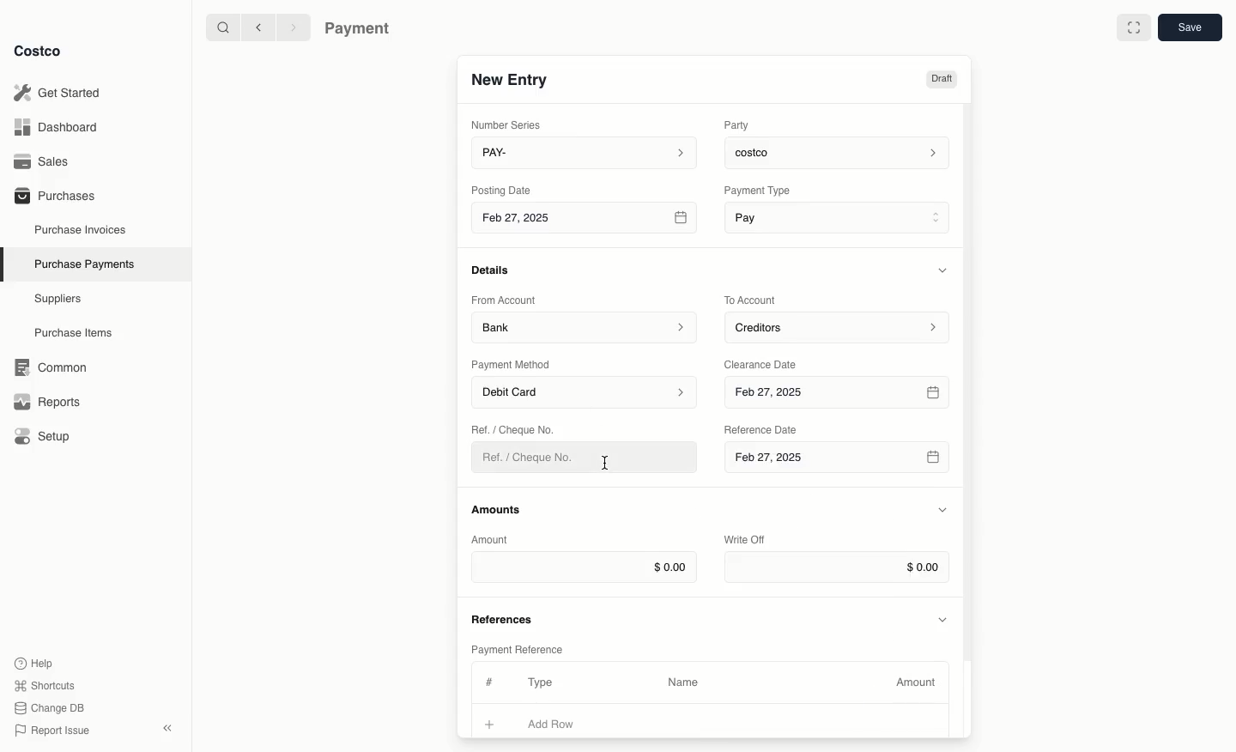  What do you see at coordinates (495, 270) in the screenshot?
I see `Details` at bounding box center [495, 270].